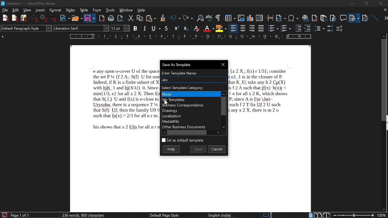  I want to click on View, so click(26, 10).